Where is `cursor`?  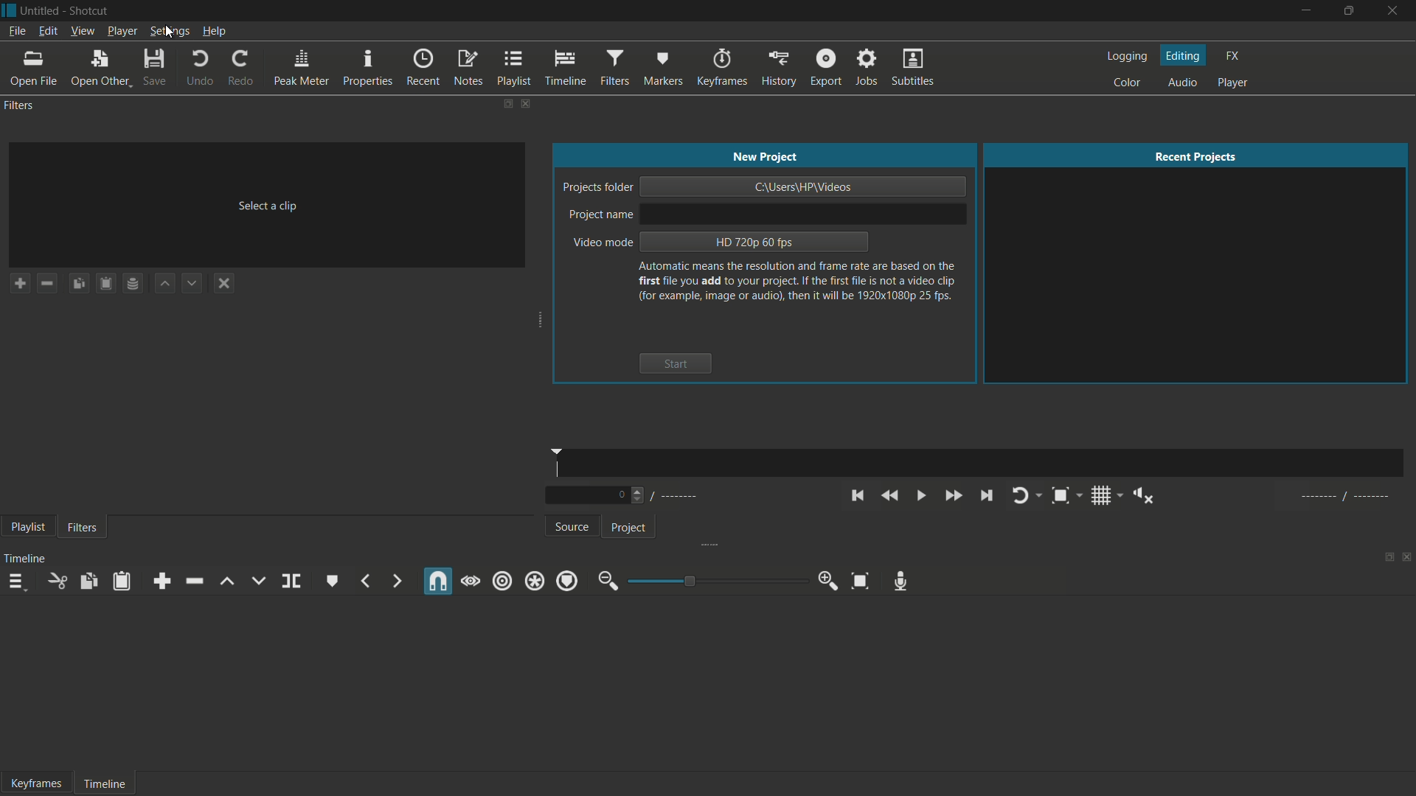
cursor is located at coordinates (170, 29).